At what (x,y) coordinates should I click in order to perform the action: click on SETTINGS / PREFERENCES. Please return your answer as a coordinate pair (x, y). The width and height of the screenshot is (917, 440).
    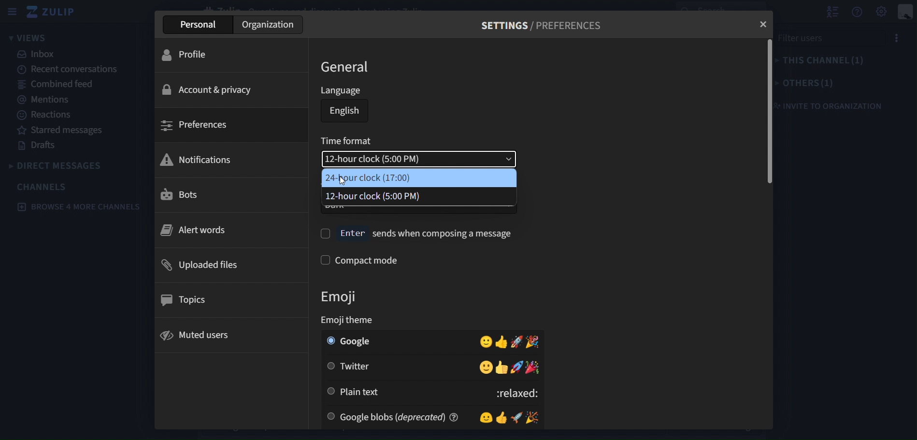
    Looking at the image, I should click on (540, 25).